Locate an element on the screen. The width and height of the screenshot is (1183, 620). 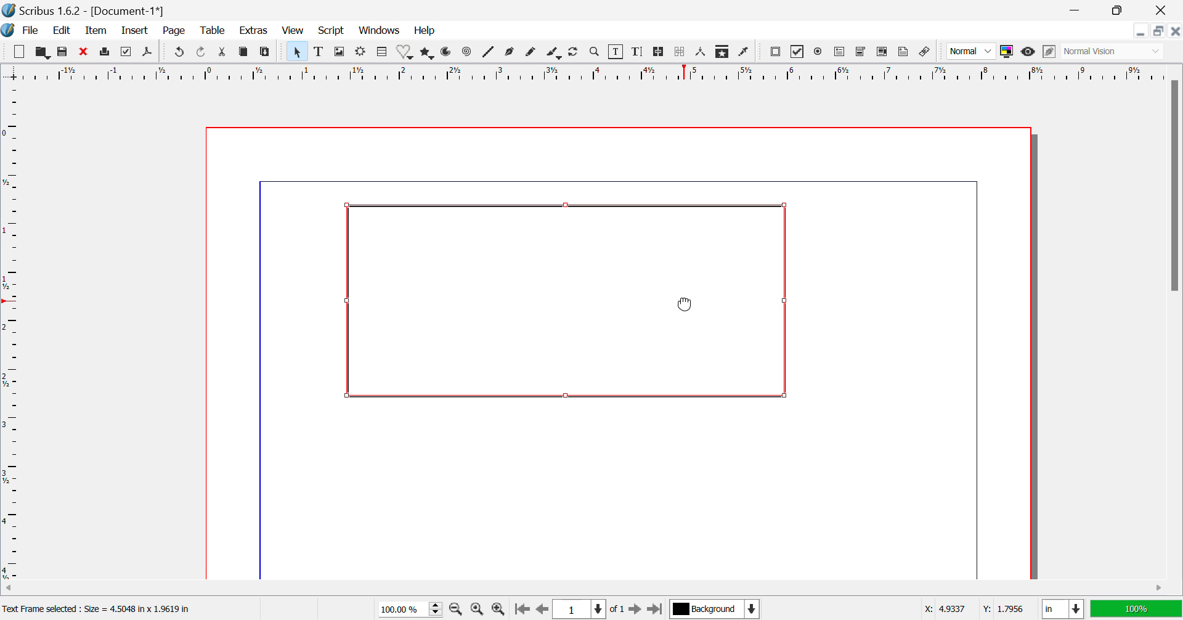
Polygons is located at coordinates (426, 54).